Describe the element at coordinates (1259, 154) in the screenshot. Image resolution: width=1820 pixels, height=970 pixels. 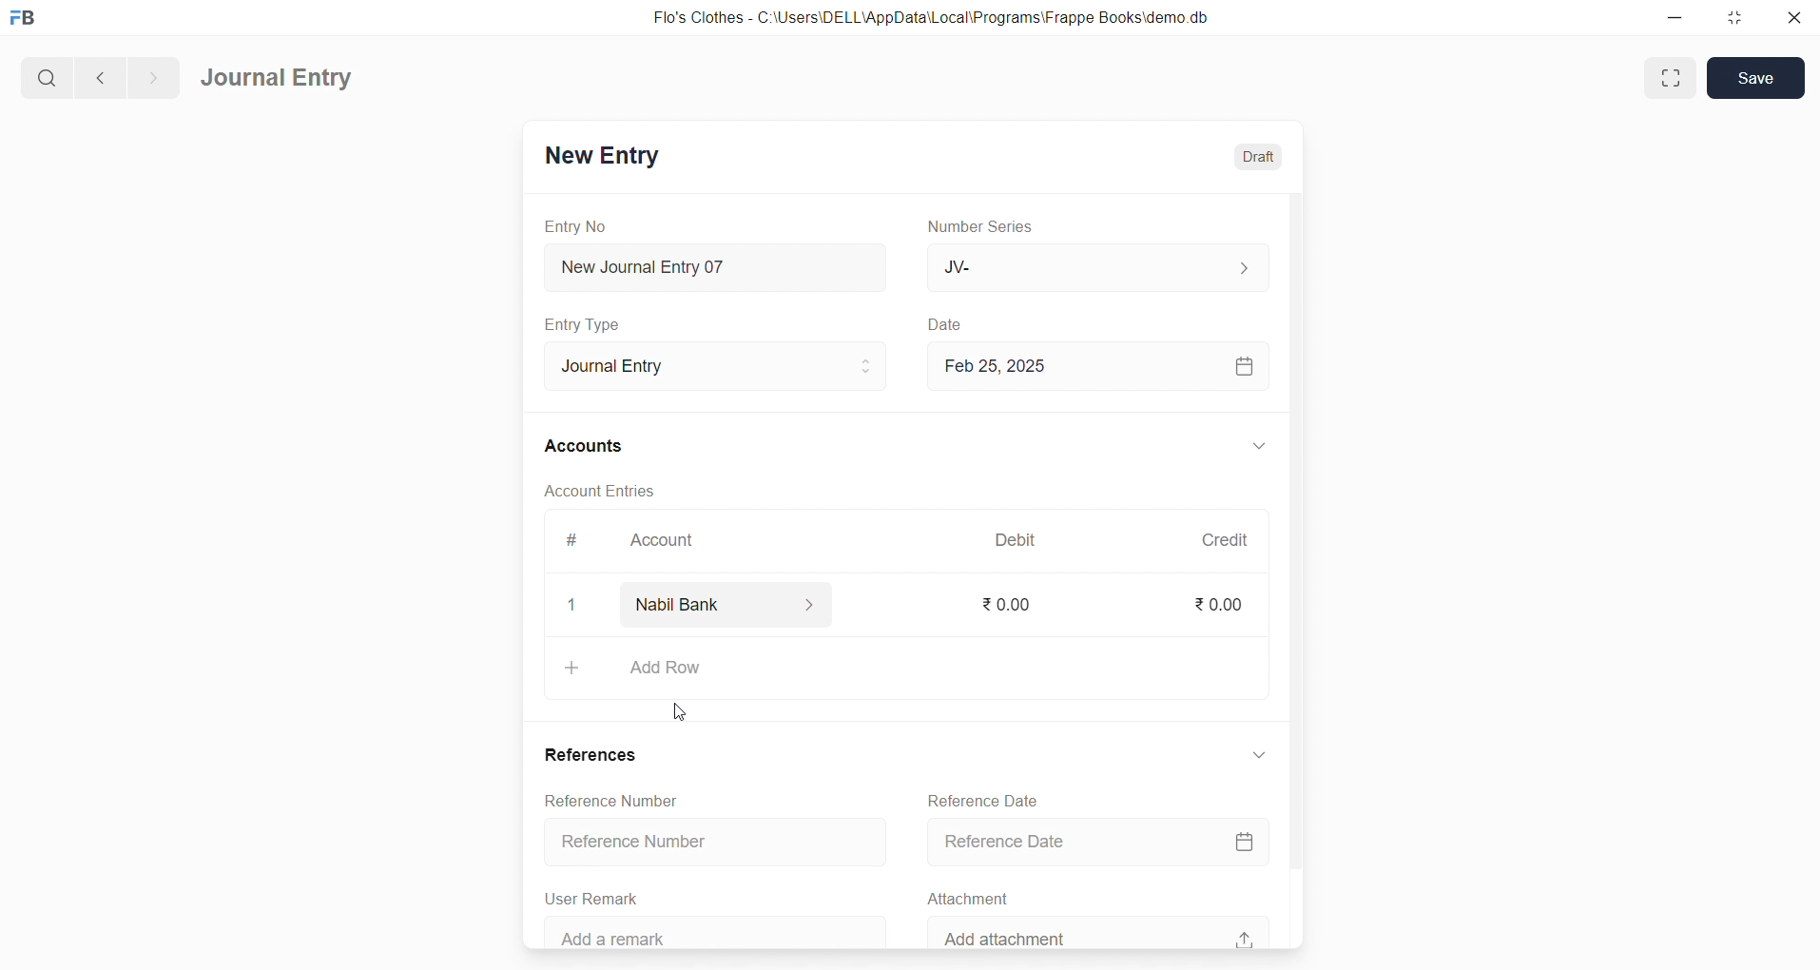
I see `Draft` at that location.